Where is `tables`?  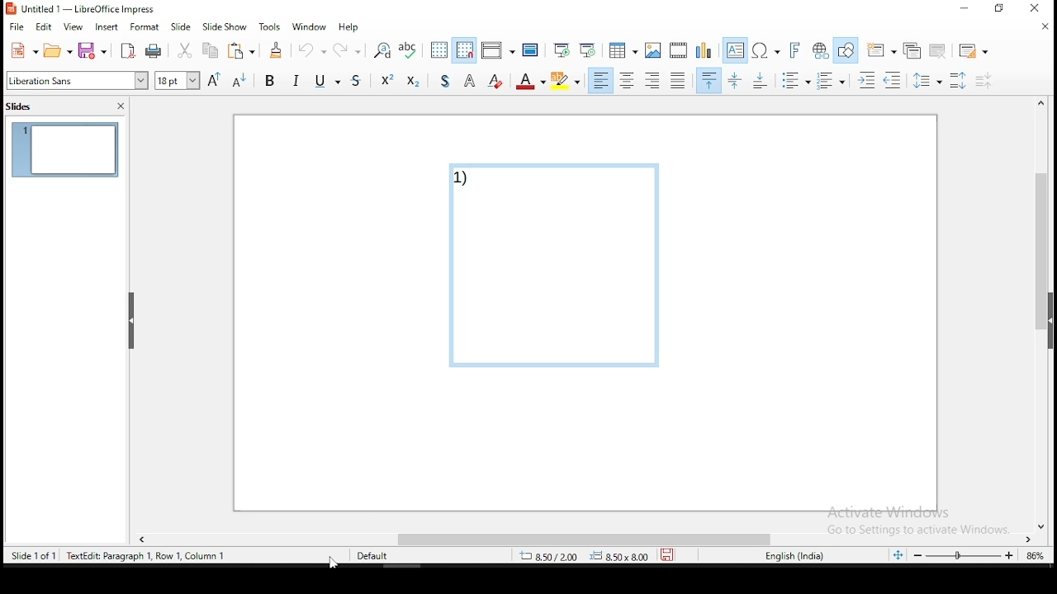
tables is located at coordinates (624, 50).